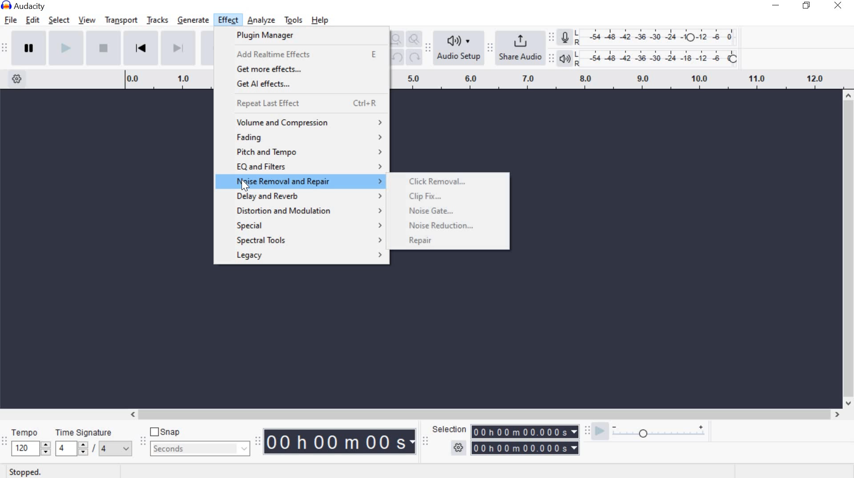 The image size is (854, 478). What do you see at coordinates (445, 180) in the screenshot?
I see `click removal` at bounding box center [445, 180].